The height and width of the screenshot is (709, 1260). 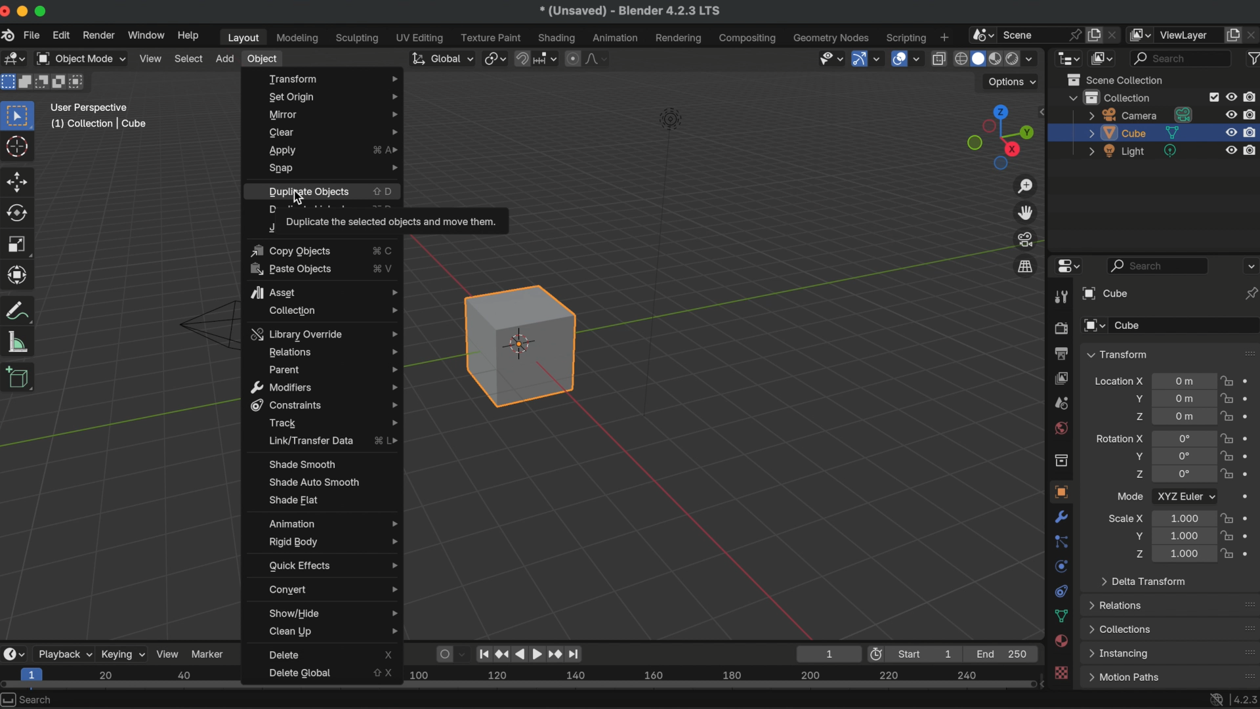 I want to click on Scale location, so click(x=1183, y=517).